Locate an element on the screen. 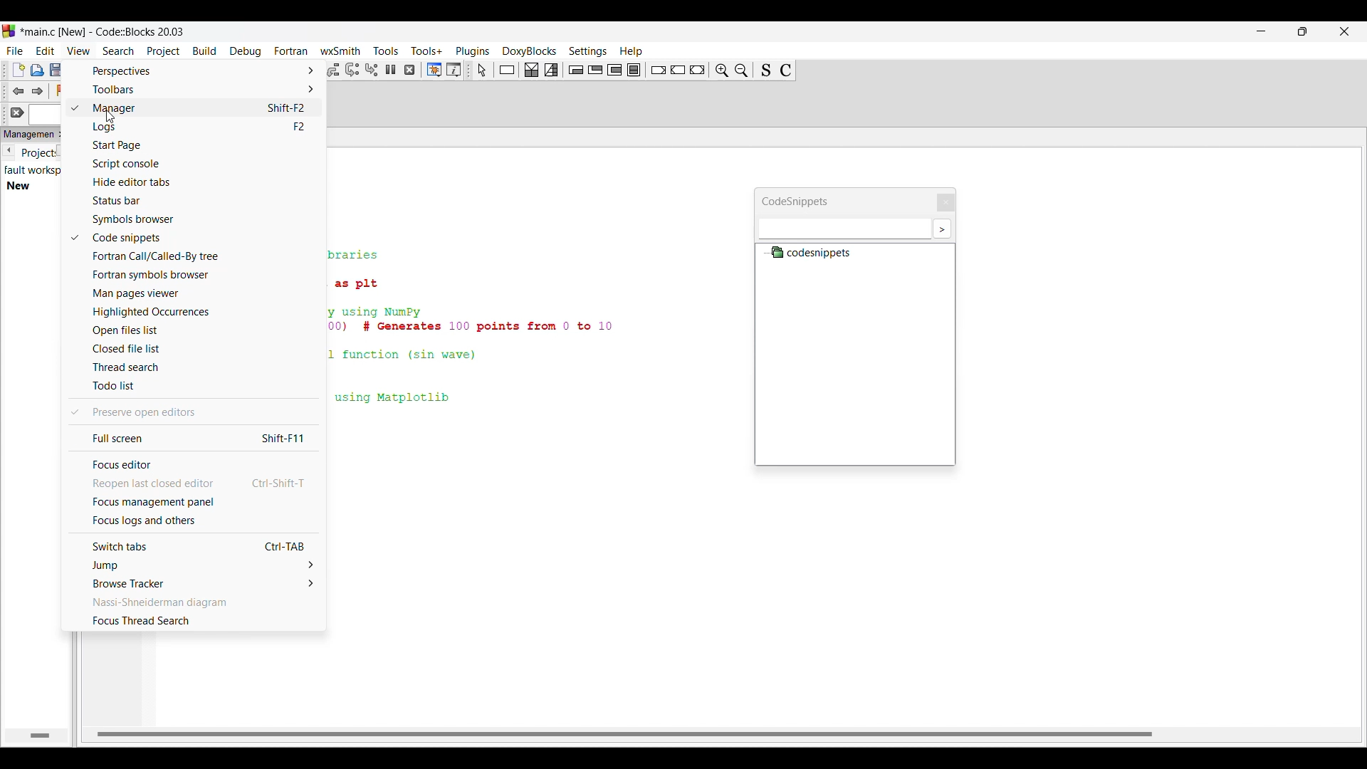 This screenshot has width=1367, height=769. Current tab is located at coordinates (37, 155).